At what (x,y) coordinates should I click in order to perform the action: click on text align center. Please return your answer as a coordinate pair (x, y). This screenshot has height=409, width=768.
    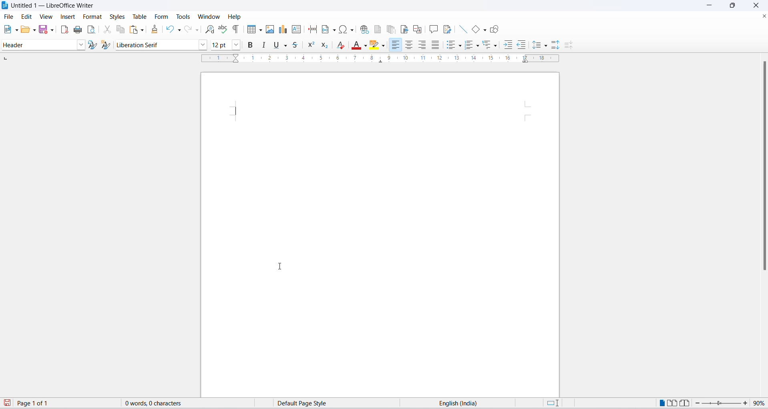
    Looking at the image, I should click on (411, 46).